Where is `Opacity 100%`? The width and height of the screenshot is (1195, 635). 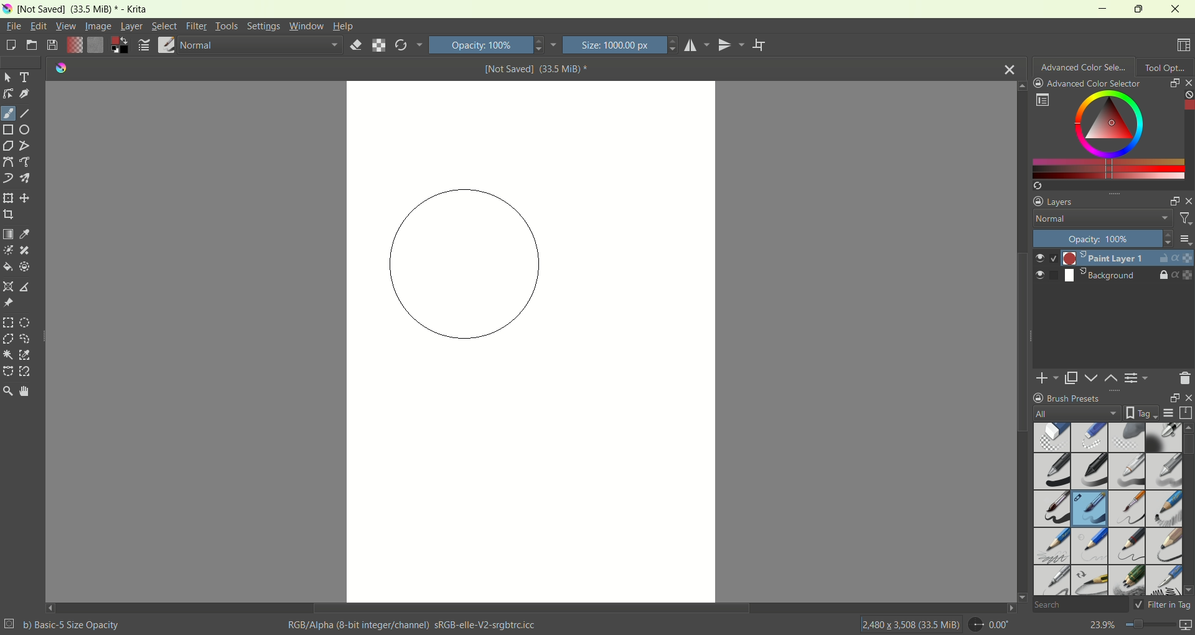
Opacity 100% is located at coordinates (492, 45).